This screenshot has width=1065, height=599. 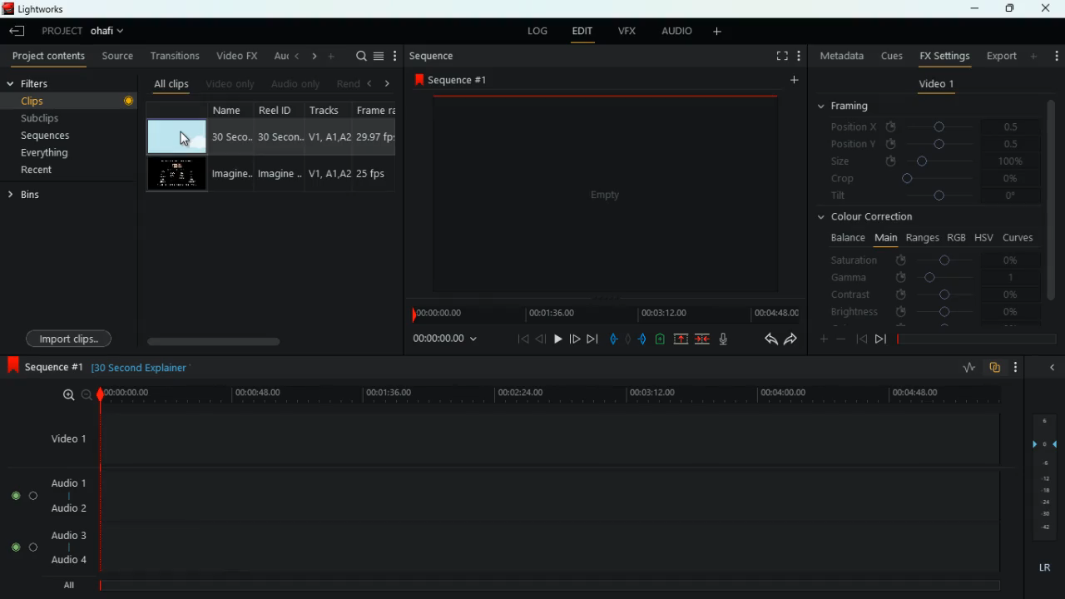 What do you see at coordinates (718, 32) in the screenshot?
I see `add` at bounding box center [718, 32].